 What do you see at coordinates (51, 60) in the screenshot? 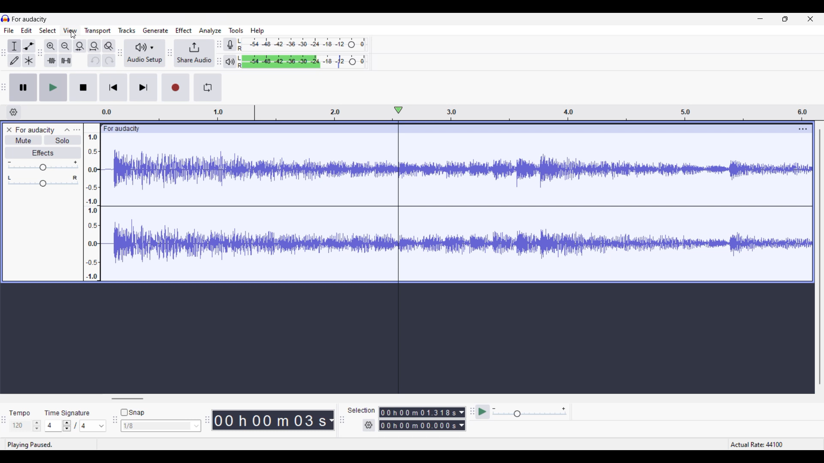
I see `Trim audio outside selection` at bounding box center [51, 60].